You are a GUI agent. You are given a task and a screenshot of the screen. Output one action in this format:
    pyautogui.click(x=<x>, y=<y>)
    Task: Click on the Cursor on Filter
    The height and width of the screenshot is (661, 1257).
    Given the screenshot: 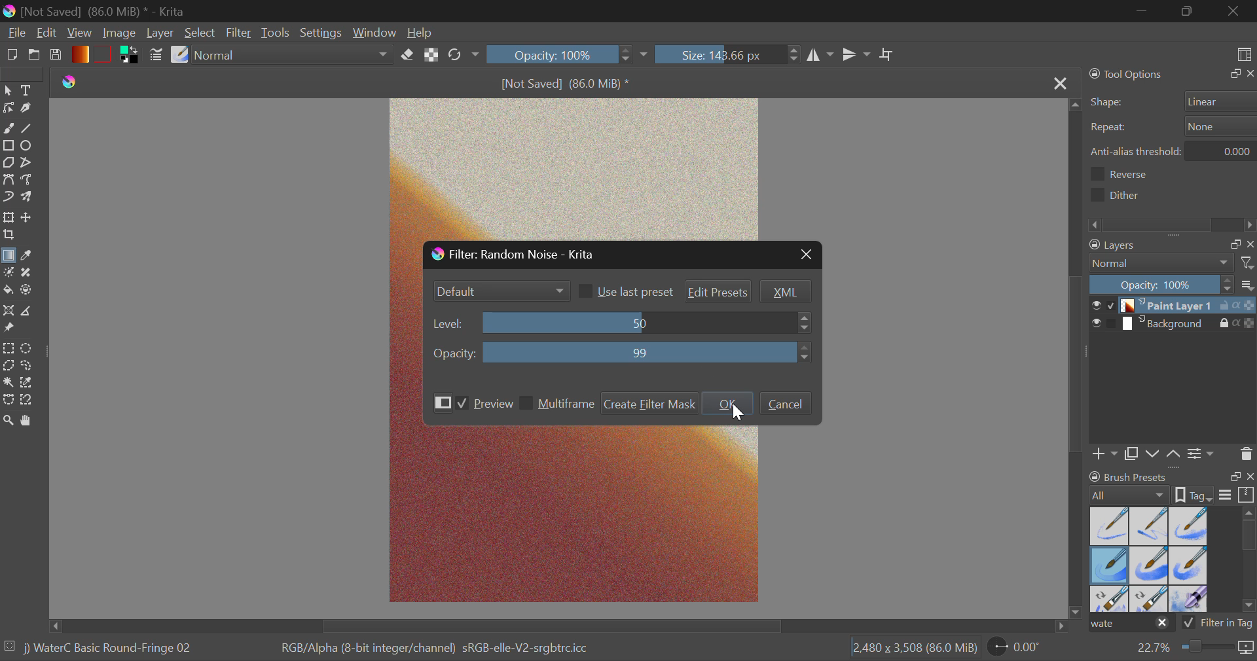 What is the action you would take?
    pyautogui.click(x=238, y=33)
    